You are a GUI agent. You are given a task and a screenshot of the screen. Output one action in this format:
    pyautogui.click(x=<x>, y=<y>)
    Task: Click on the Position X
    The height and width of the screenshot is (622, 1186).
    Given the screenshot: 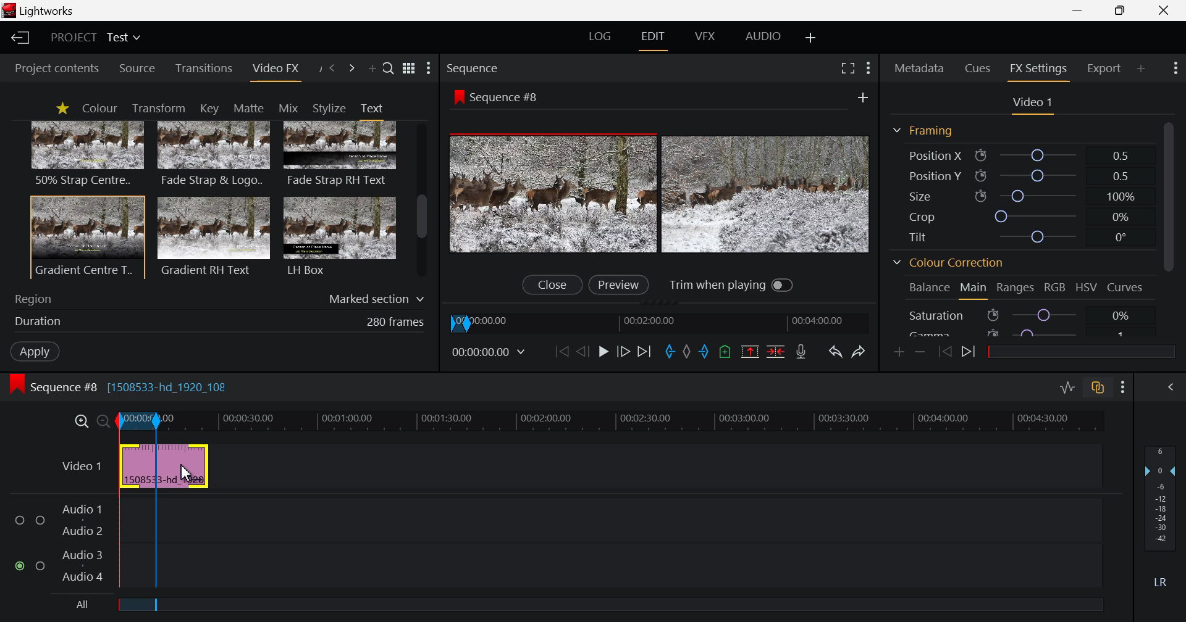 What is the action you would take?
    pyautogui.click(x=1017, y=156)
    